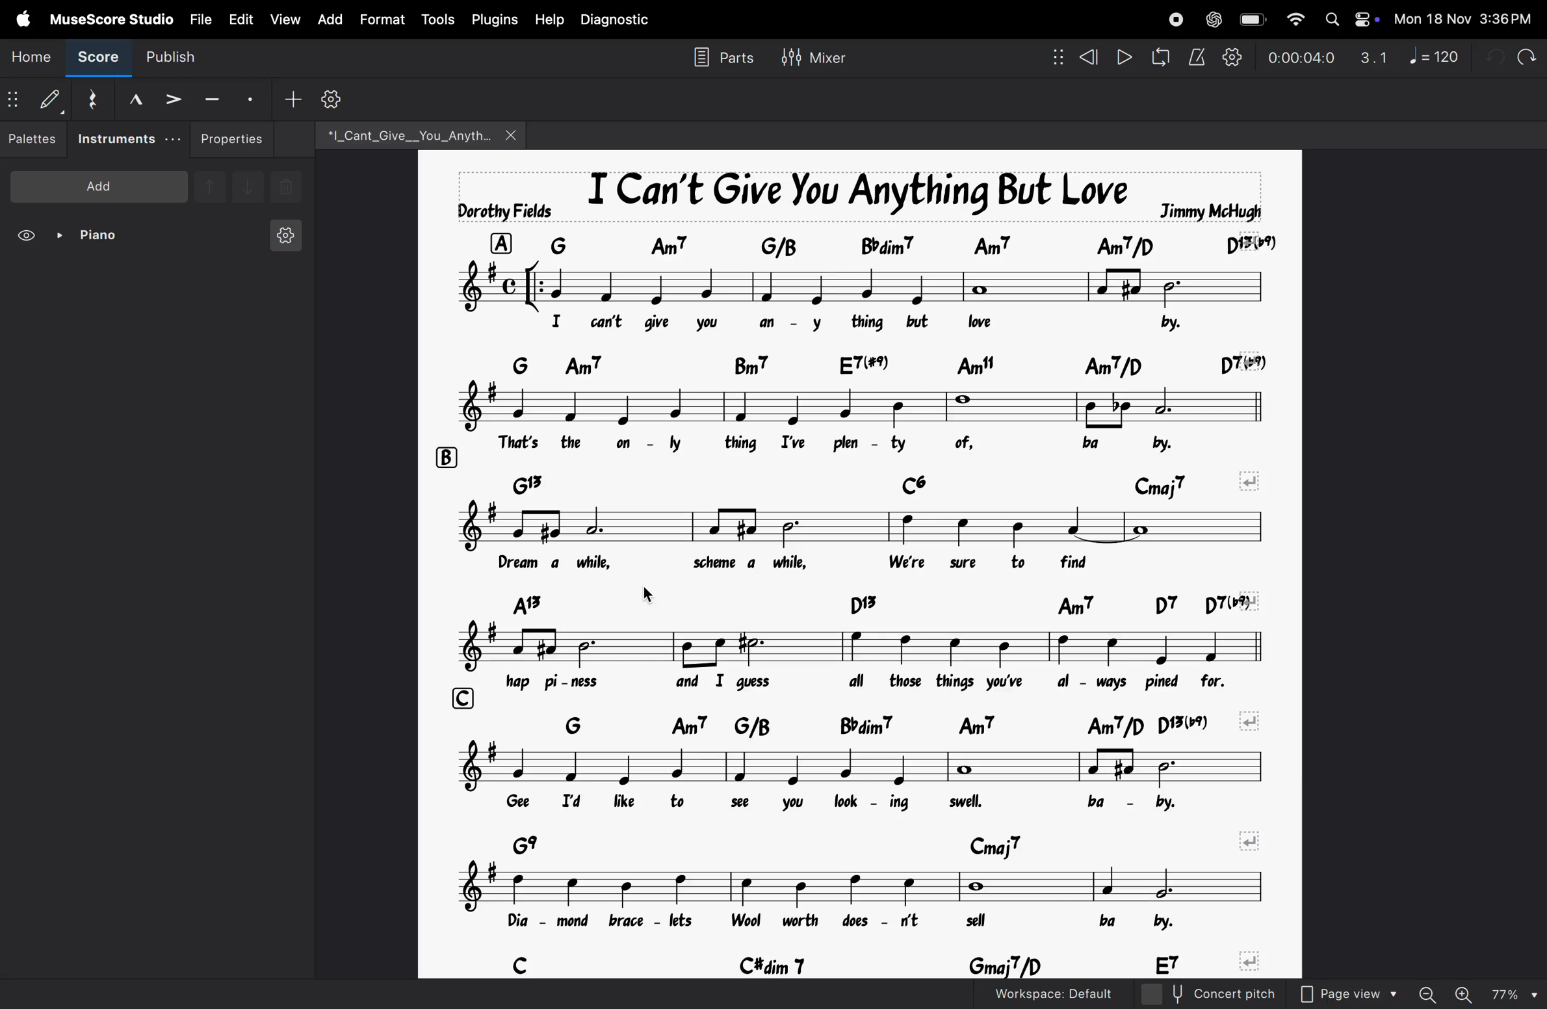  Describe the element at coordinates (212, 98) in the screenshot. I see `tenuto` at that location.